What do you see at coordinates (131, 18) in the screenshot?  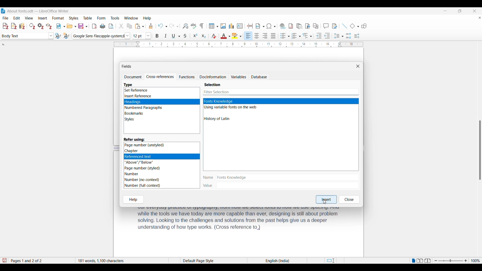 I see `Window menu` at bounding box center [131, 18].